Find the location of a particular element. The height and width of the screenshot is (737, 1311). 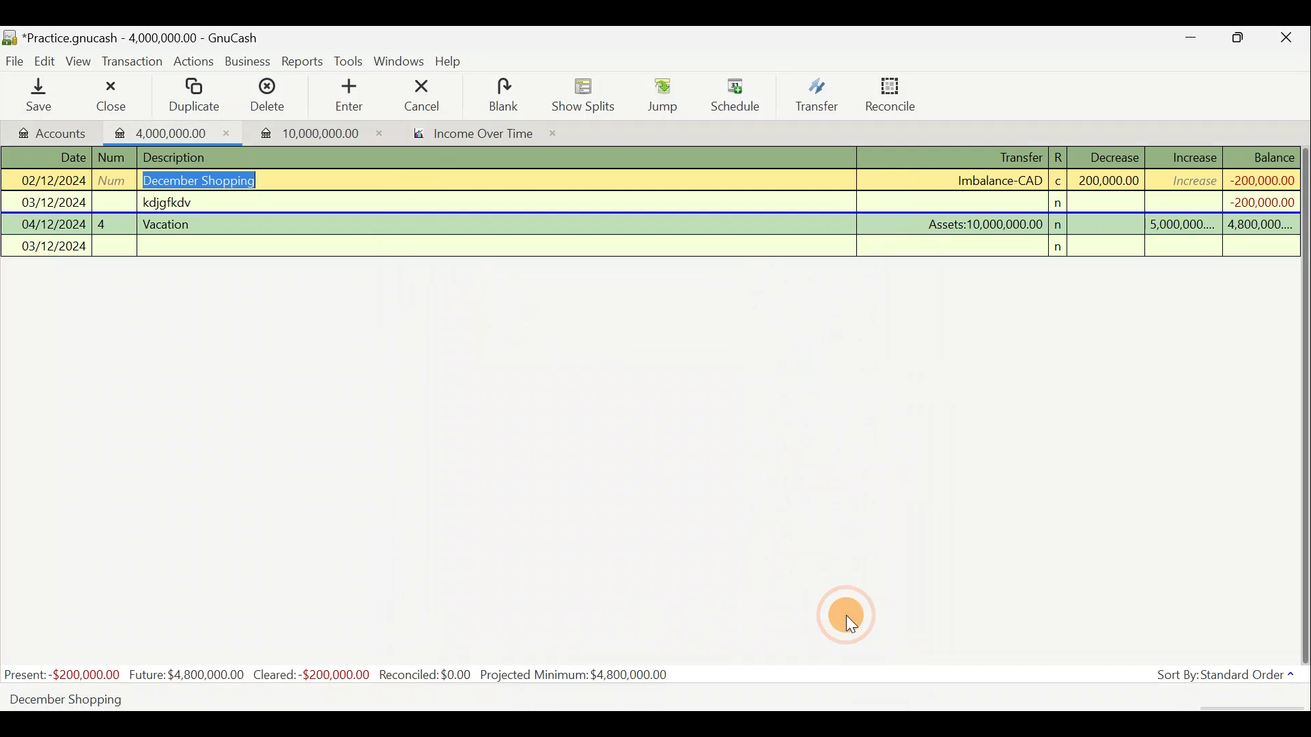

Business is located at coordinates (249, 62).